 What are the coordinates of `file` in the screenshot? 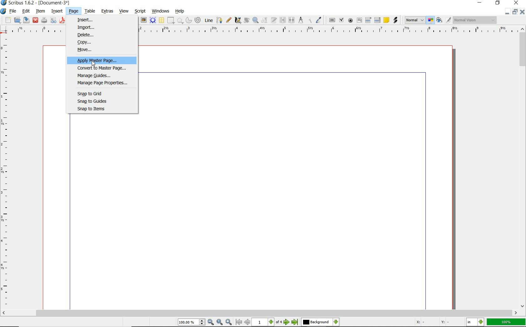 It's located at (13, 11).